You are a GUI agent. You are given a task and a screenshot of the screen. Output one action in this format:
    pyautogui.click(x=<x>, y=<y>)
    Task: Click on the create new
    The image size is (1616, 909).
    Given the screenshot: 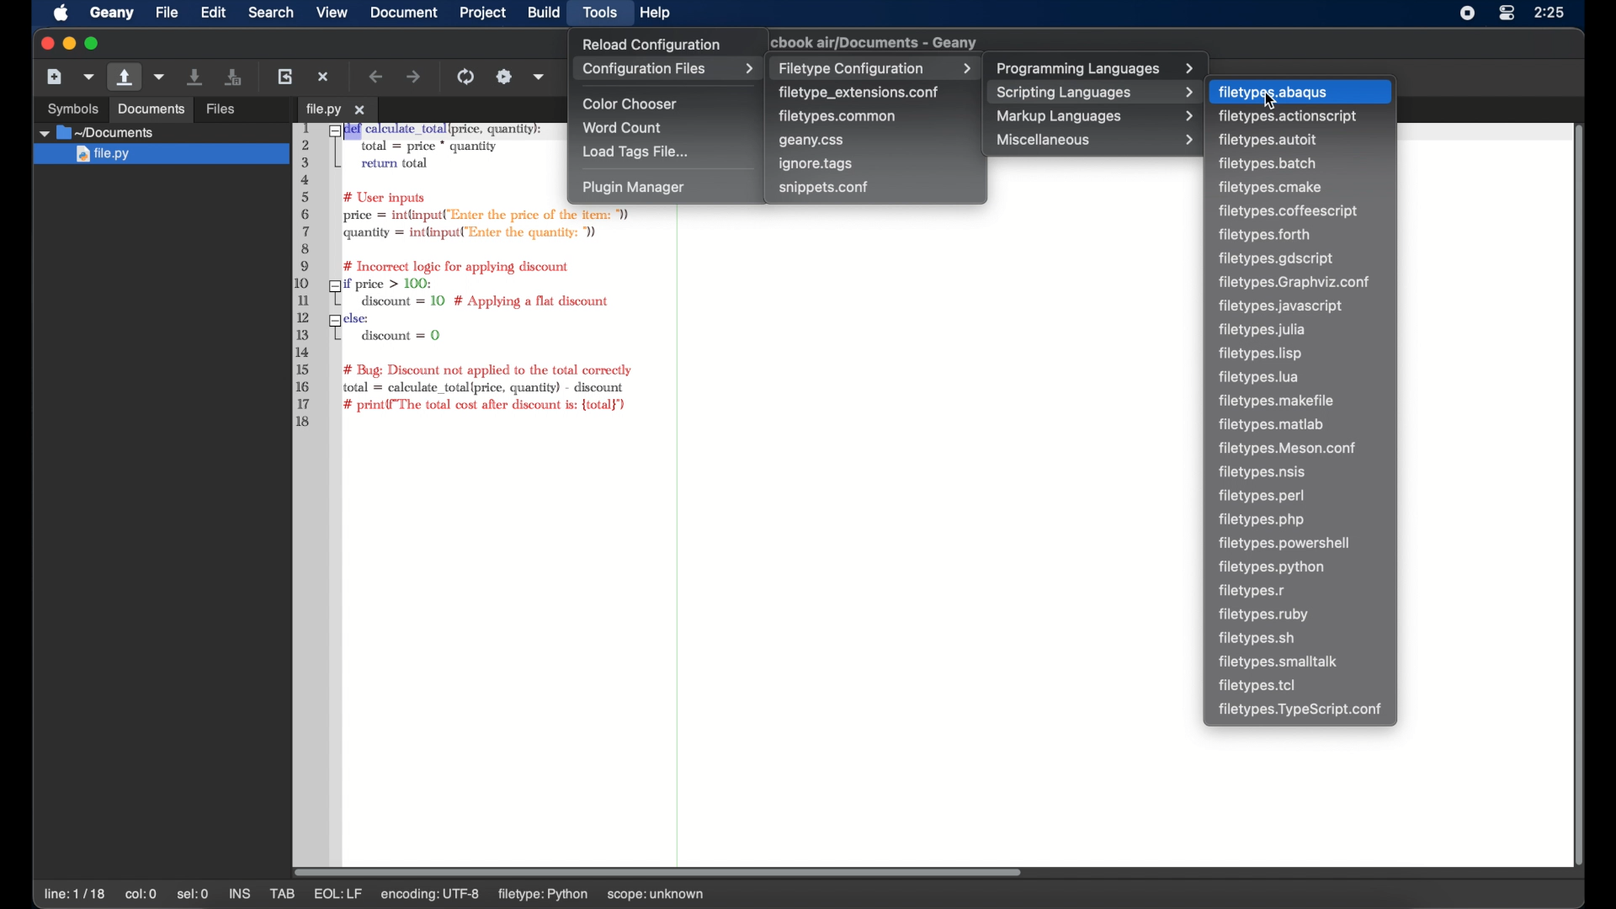 What is the action you would take?
    pyautogui.click(x=55, y=76)
    